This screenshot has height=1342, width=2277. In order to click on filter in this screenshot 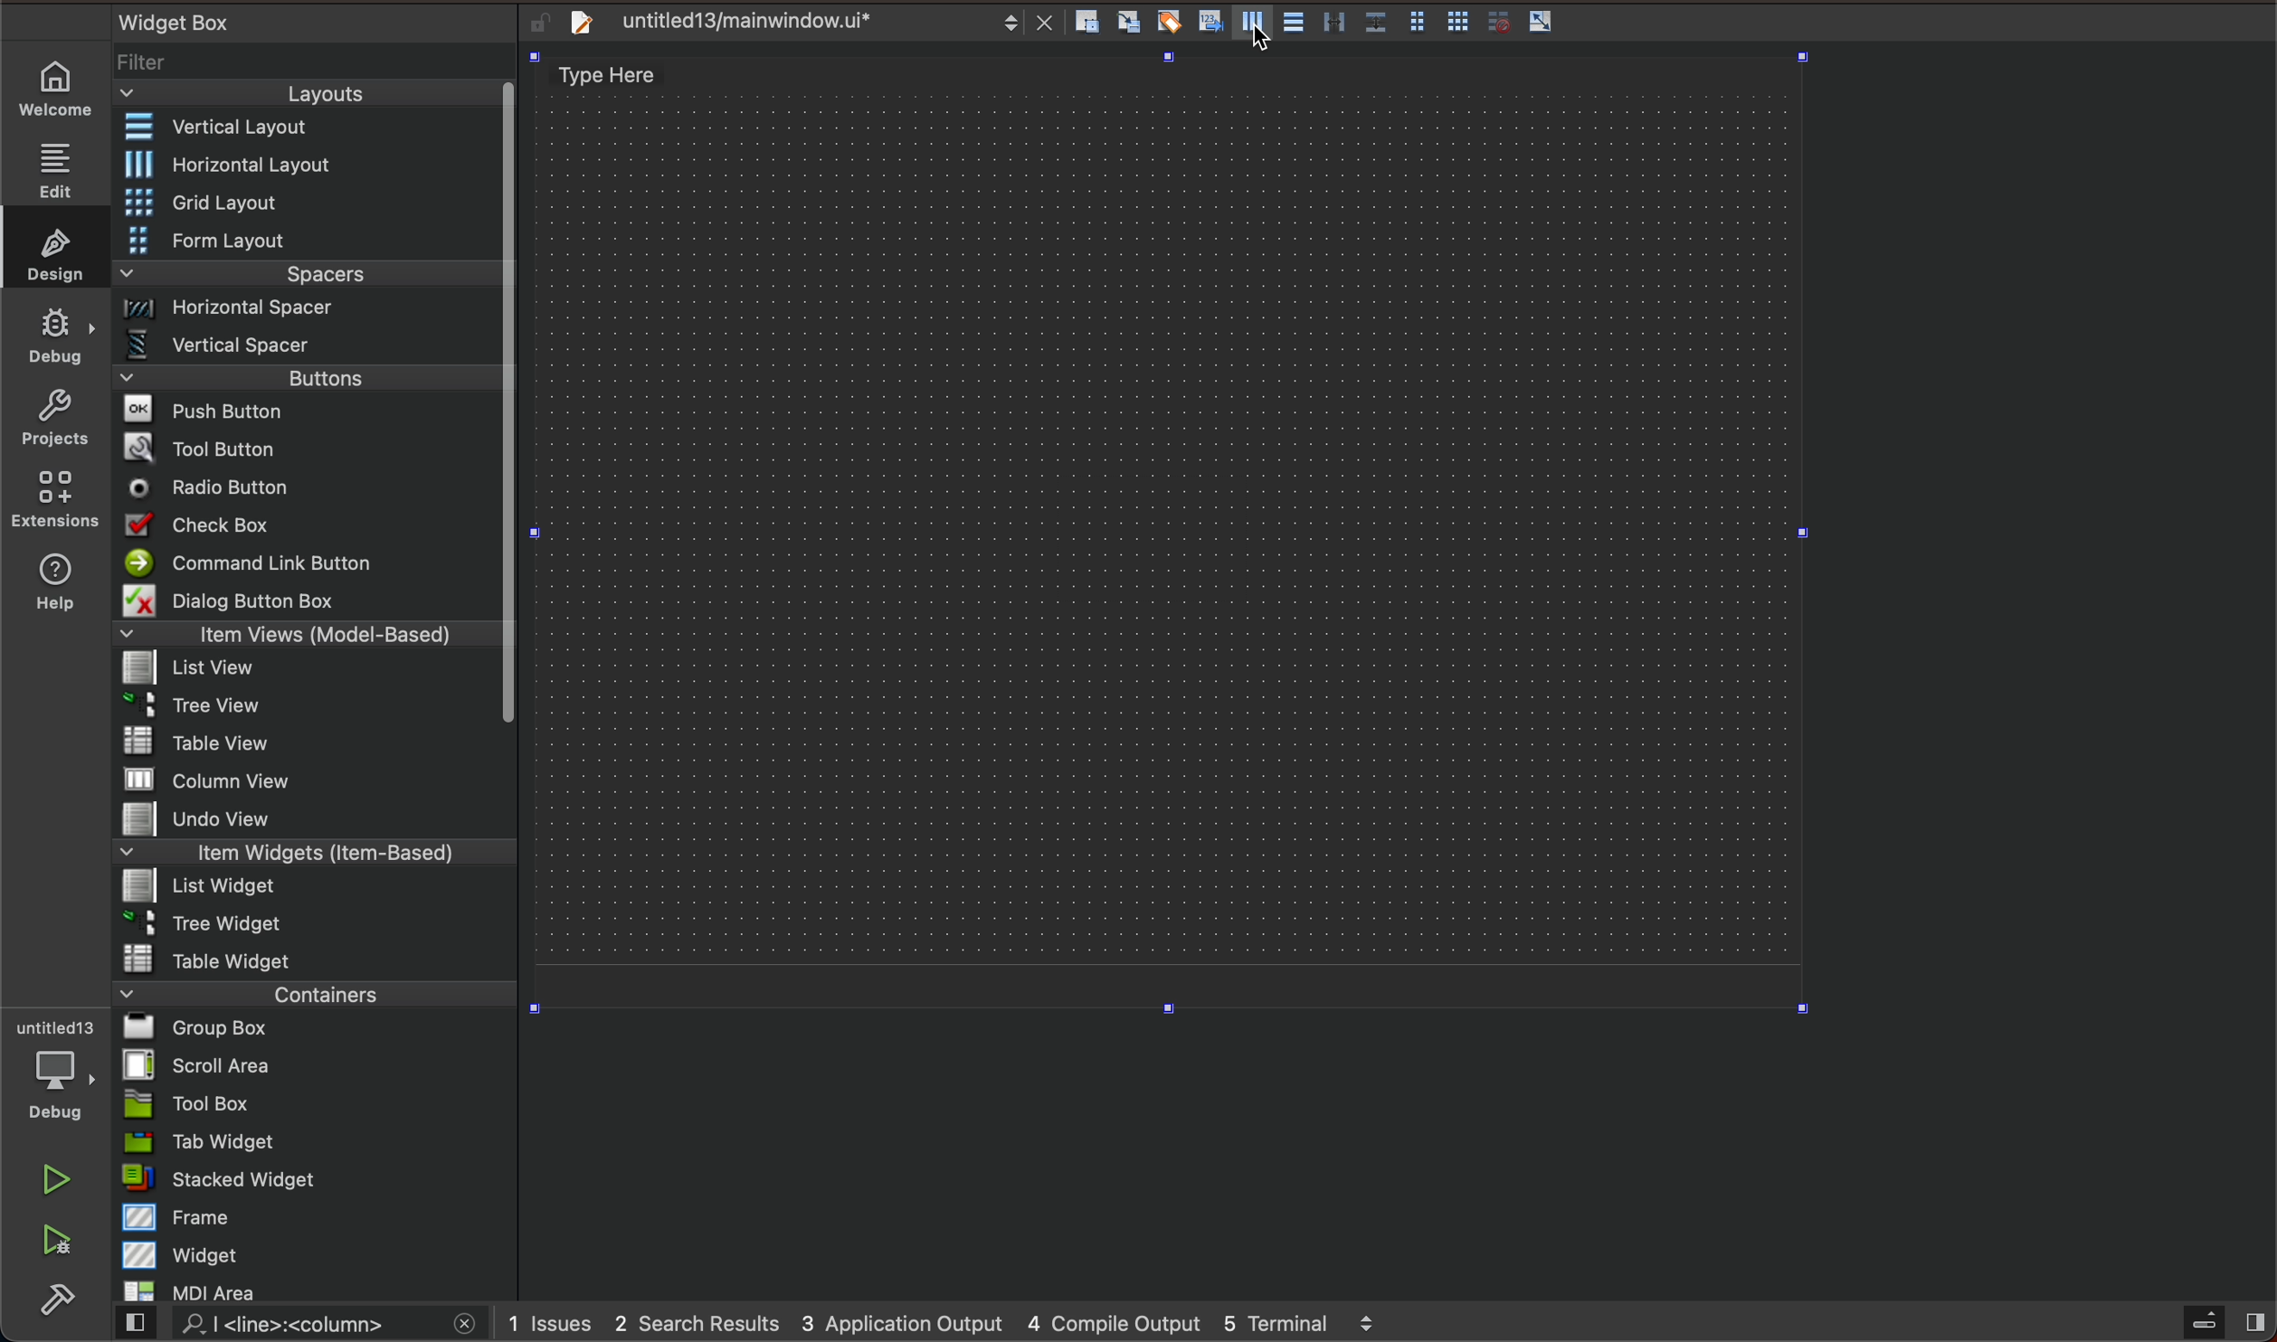, I will do `click(313, 62)`.